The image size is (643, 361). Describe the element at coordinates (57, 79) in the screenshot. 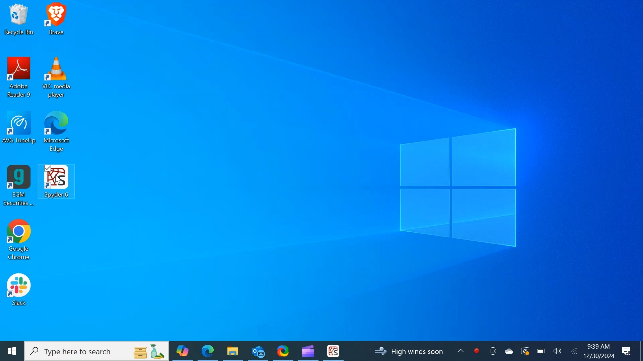

I see `VLC Media Desktop Icon` at that location.